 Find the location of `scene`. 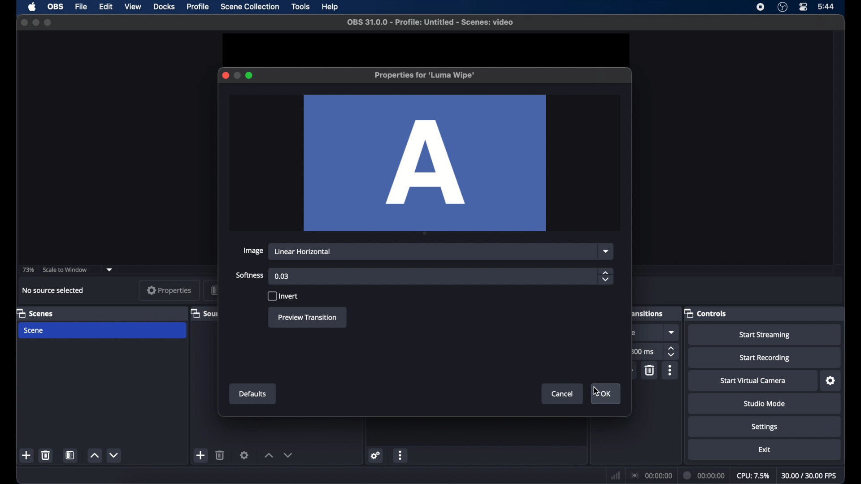

scene is located at coordinates (34, 331).